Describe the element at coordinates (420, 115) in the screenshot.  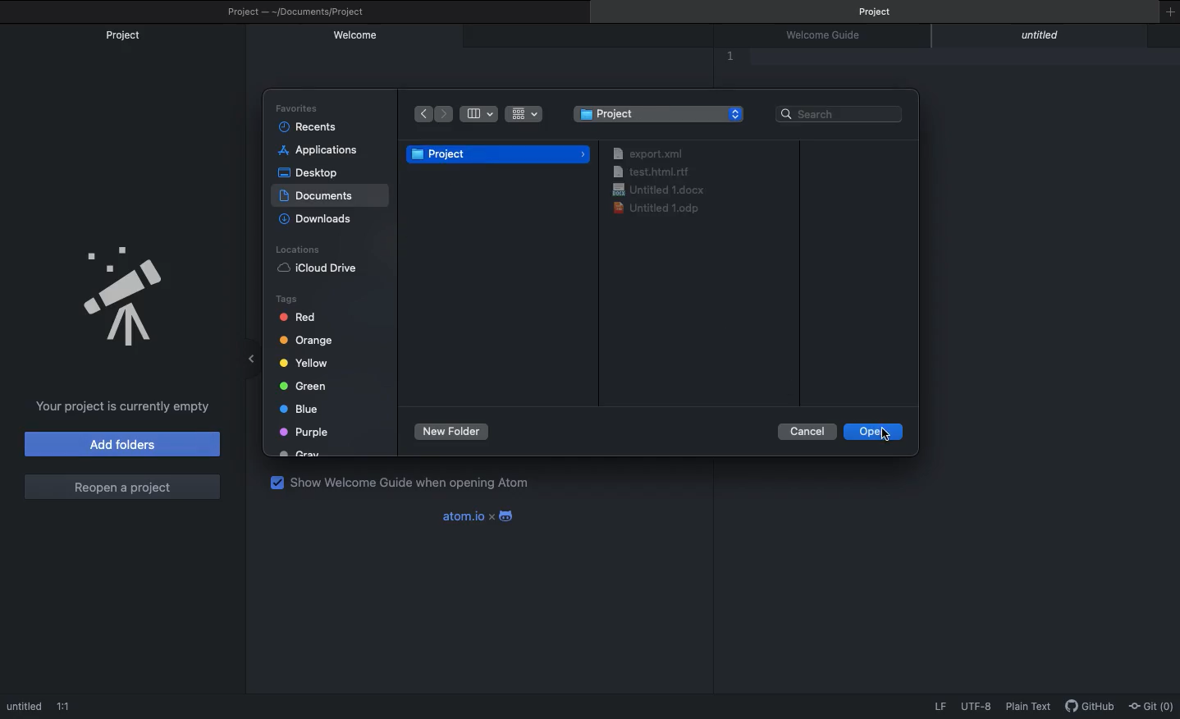
I see `Back` at that location.